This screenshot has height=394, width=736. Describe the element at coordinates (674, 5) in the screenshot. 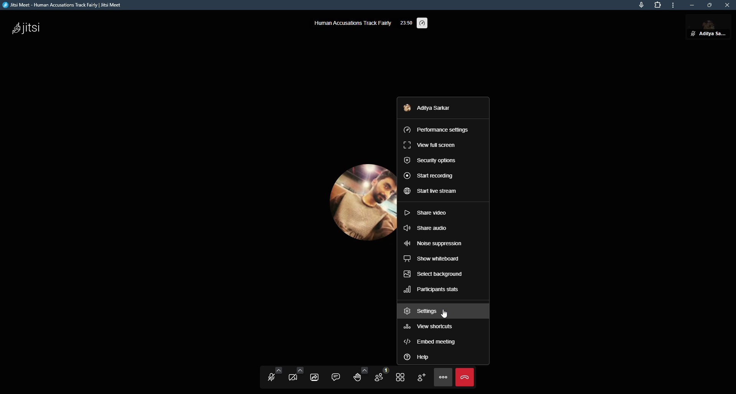

I see `more` at that location.